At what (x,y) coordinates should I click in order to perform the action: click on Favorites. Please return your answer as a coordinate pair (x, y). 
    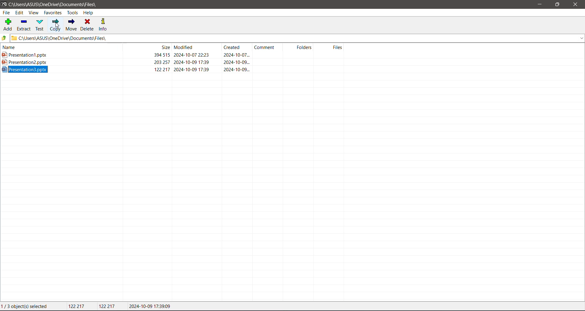
    Looking at the image, I should click on (53, 12).